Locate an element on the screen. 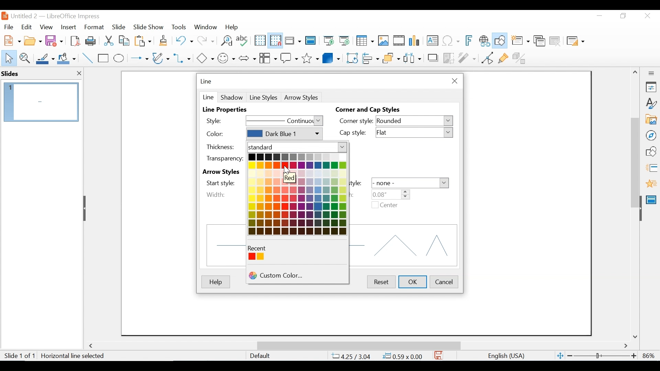 This screenshot has height=371, width=660. 86% is located at coordinates (650, 356).